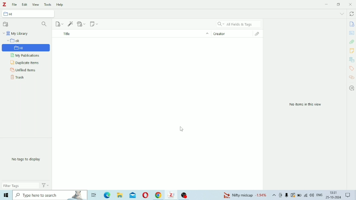 The width and height of the screenshot is (356, 200). I want to click on 25-10-2024, so click(334, 197).